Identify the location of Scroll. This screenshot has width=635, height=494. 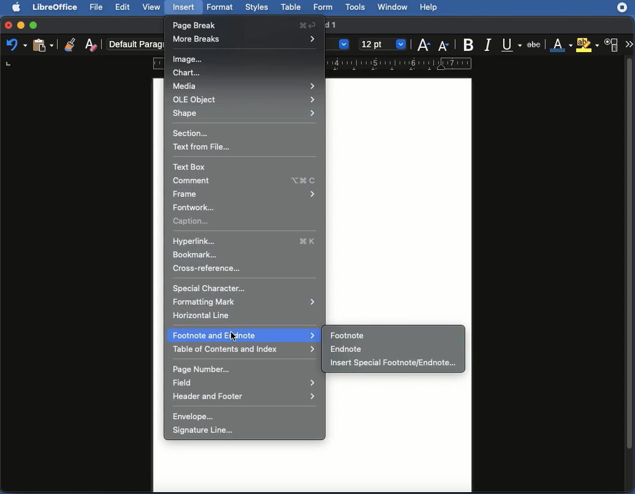
(630, 275).